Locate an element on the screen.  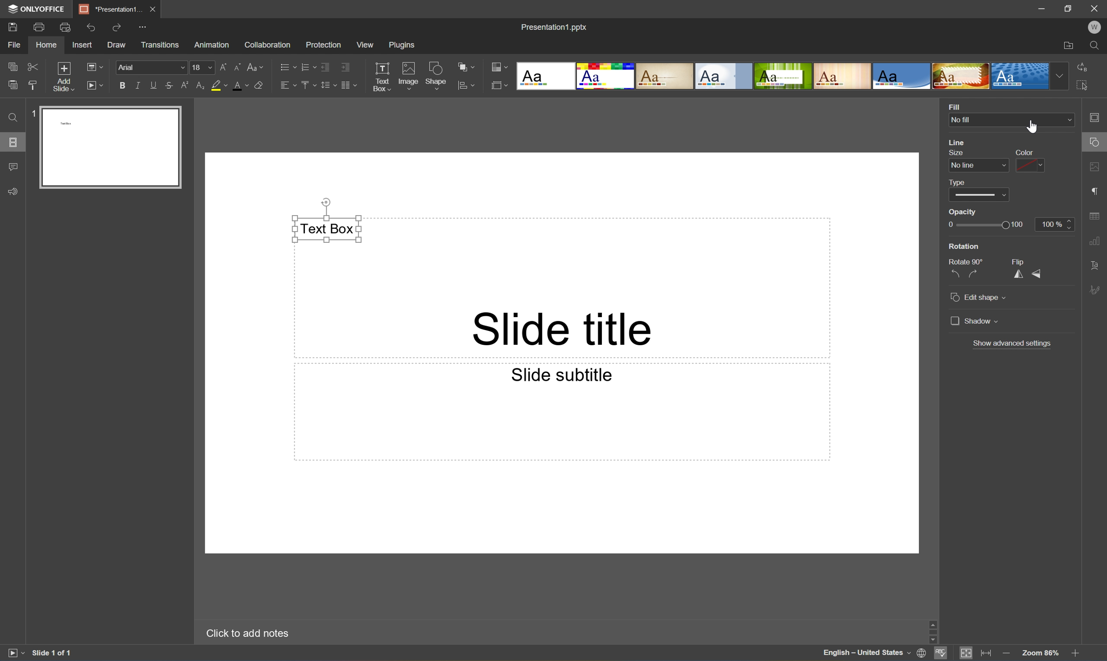
Drop Down is located at coordinates (1057, 76).